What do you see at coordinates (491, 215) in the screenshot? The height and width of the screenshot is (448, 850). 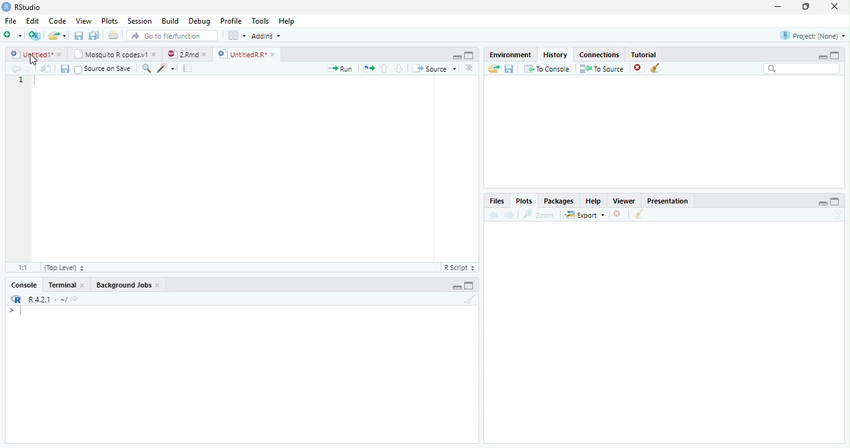 I see `Back` at bounding box center [491, 215].